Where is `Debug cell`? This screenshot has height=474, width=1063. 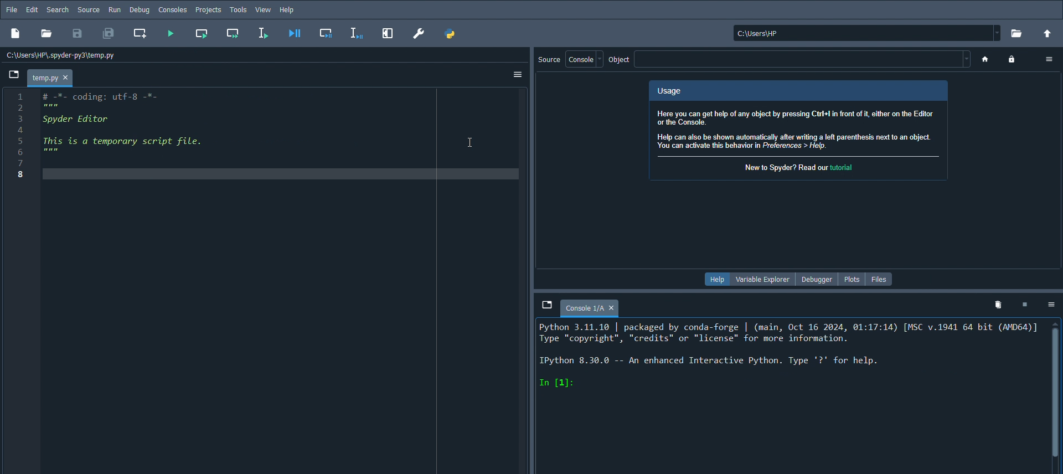
Debug cell is located at coordinates (327, 34).